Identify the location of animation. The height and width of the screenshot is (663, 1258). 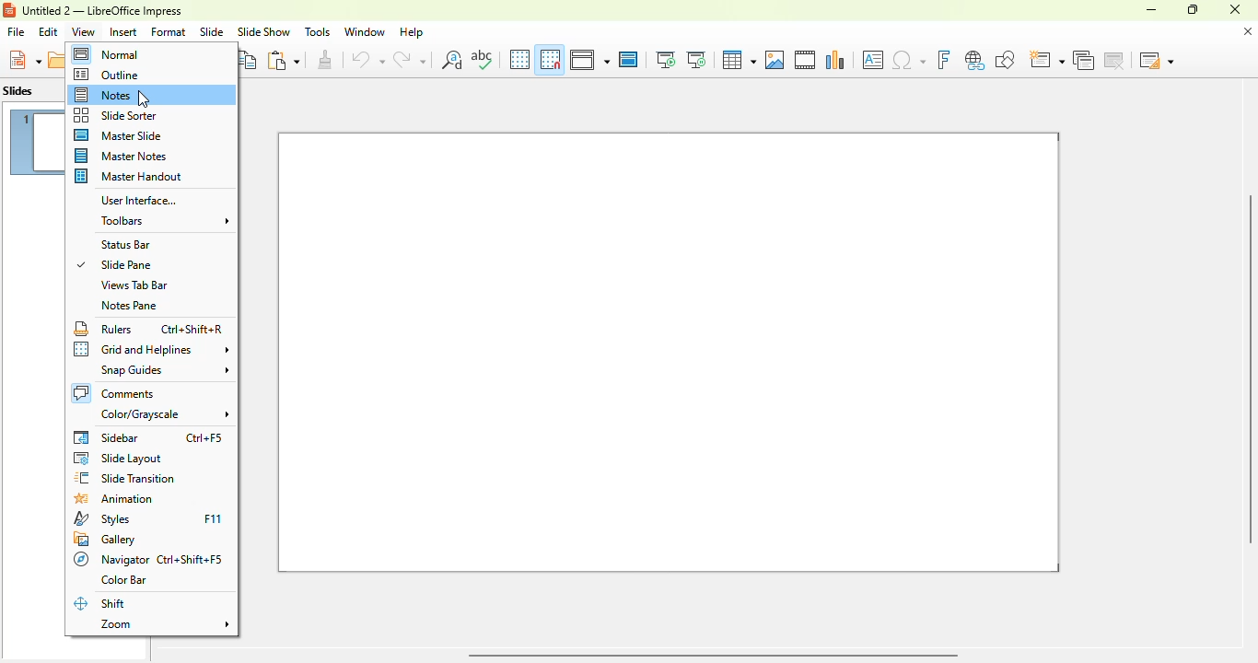
(115, 499).